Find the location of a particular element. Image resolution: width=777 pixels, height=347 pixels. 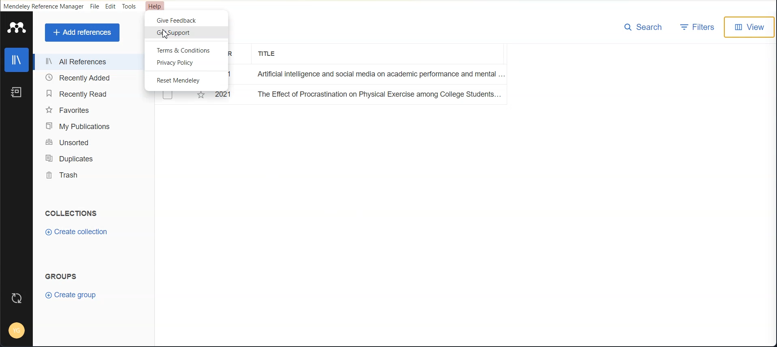

Trash is located at coordinates (91, 175).